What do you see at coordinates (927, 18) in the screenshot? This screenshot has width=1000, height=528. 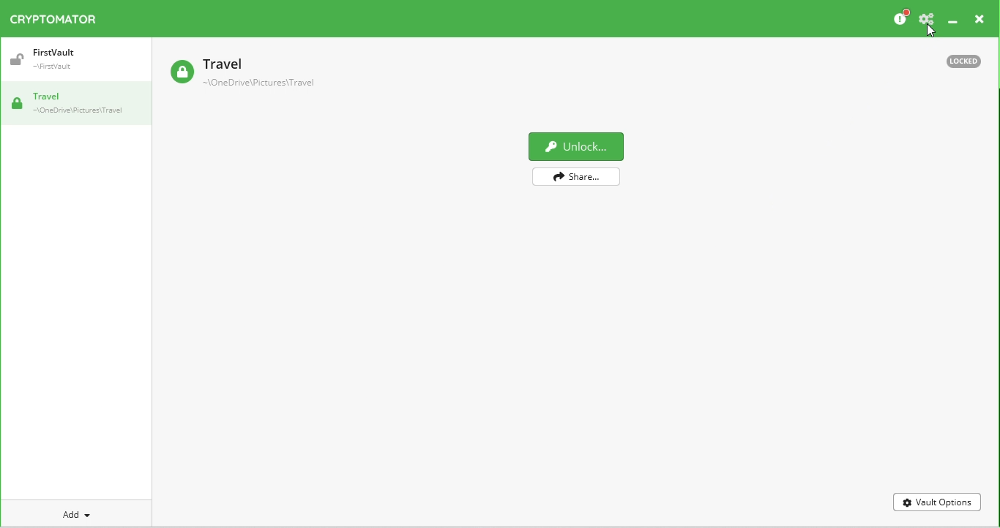 I see `Preferences` at bounding box center [927, 18].